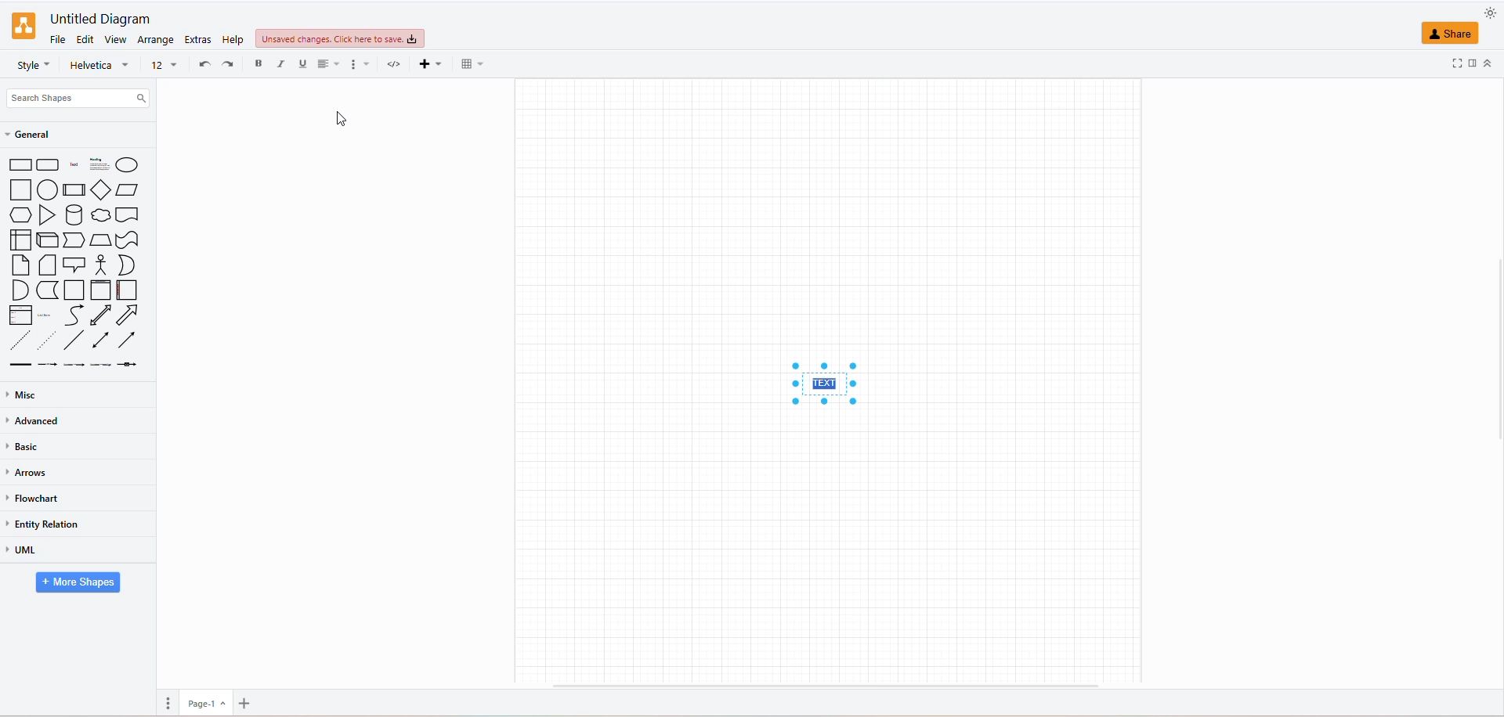 This screenshot has height=717, width=1504. Describe the element at coordinates (1474, 62) in the screenshot. I see `format` at that location.